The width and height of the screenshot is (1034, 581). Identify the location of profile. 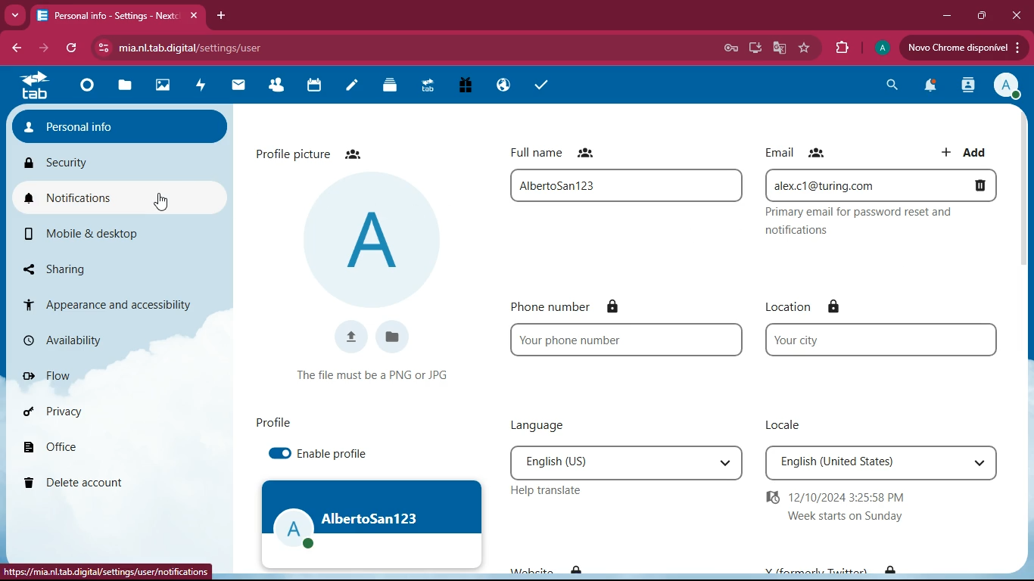
(880, 50).